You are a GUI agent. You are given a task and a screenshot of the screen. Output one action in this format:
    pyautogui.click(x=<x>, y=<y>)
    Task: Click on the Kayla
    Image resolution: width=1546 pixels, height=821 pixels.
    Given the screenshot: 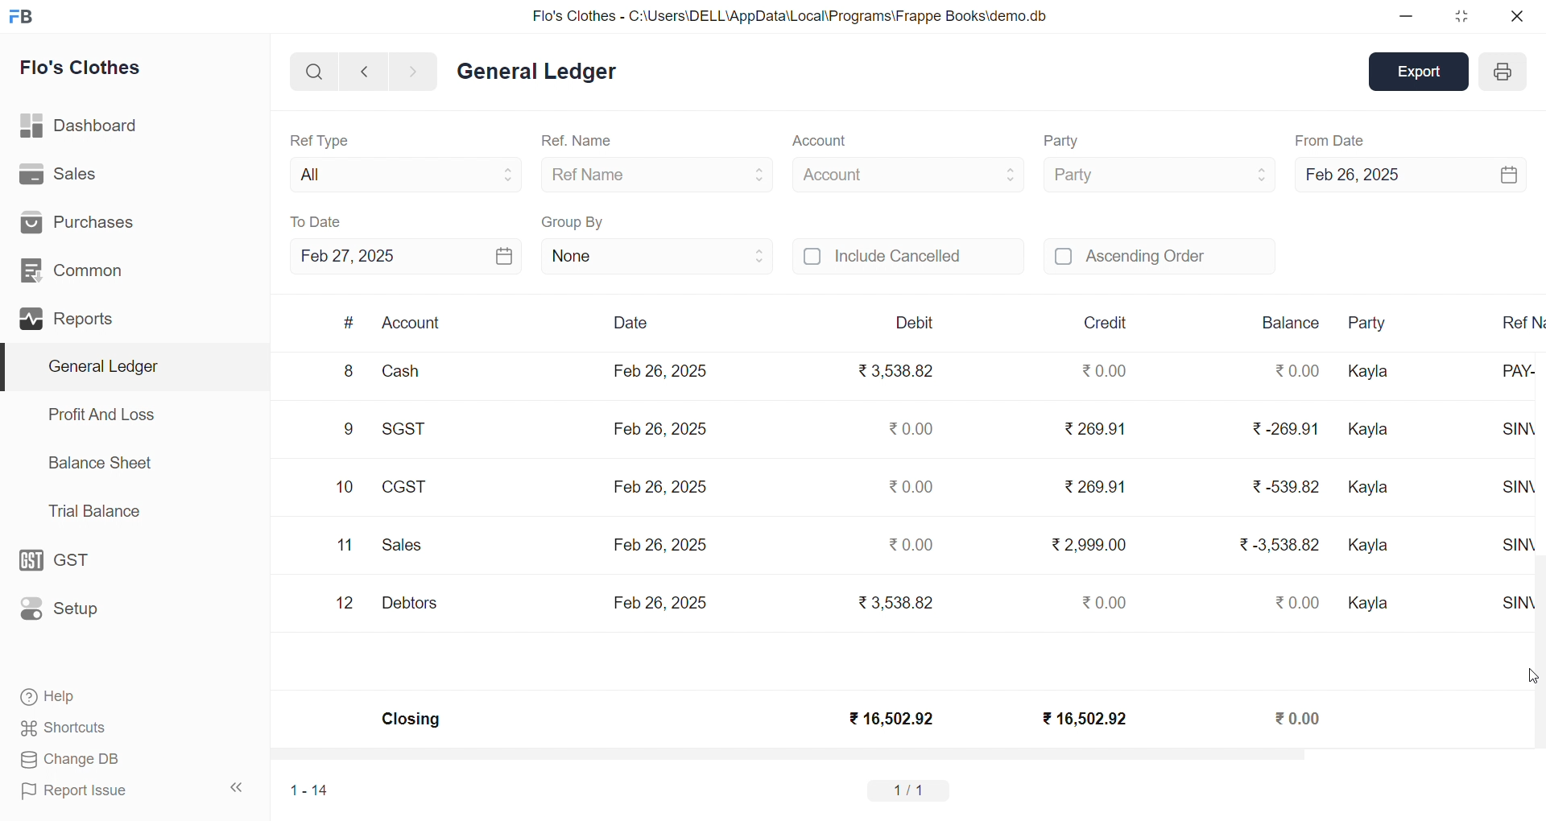 What is the action you would take?
    pyautogui.click(x=1371, y=604)
    